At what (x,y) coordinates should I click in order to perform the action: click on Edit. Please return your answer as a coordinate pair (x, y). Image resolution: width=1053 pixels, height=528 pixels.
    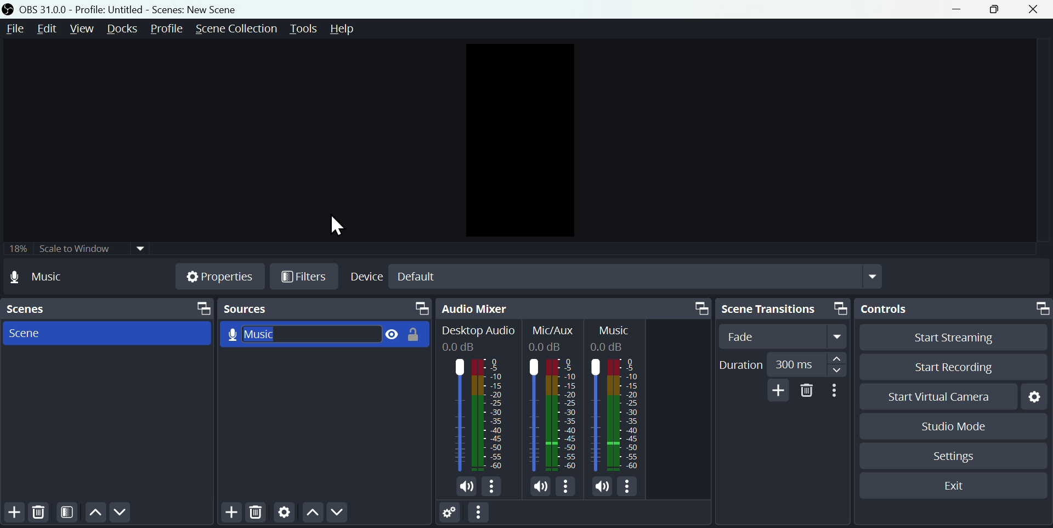
    Looking at the image, I should click on (49, 27).